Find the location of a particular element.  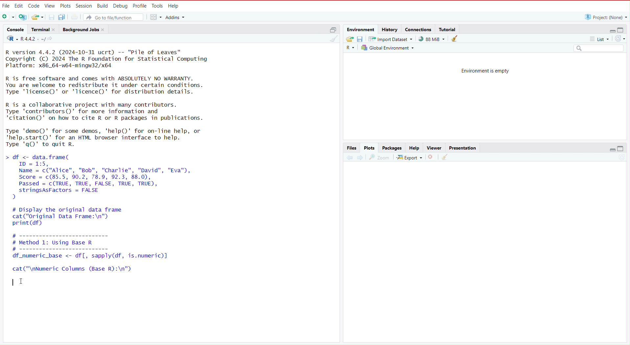

R 4.4.2 . ~/ is located at coordinates (33, 38).